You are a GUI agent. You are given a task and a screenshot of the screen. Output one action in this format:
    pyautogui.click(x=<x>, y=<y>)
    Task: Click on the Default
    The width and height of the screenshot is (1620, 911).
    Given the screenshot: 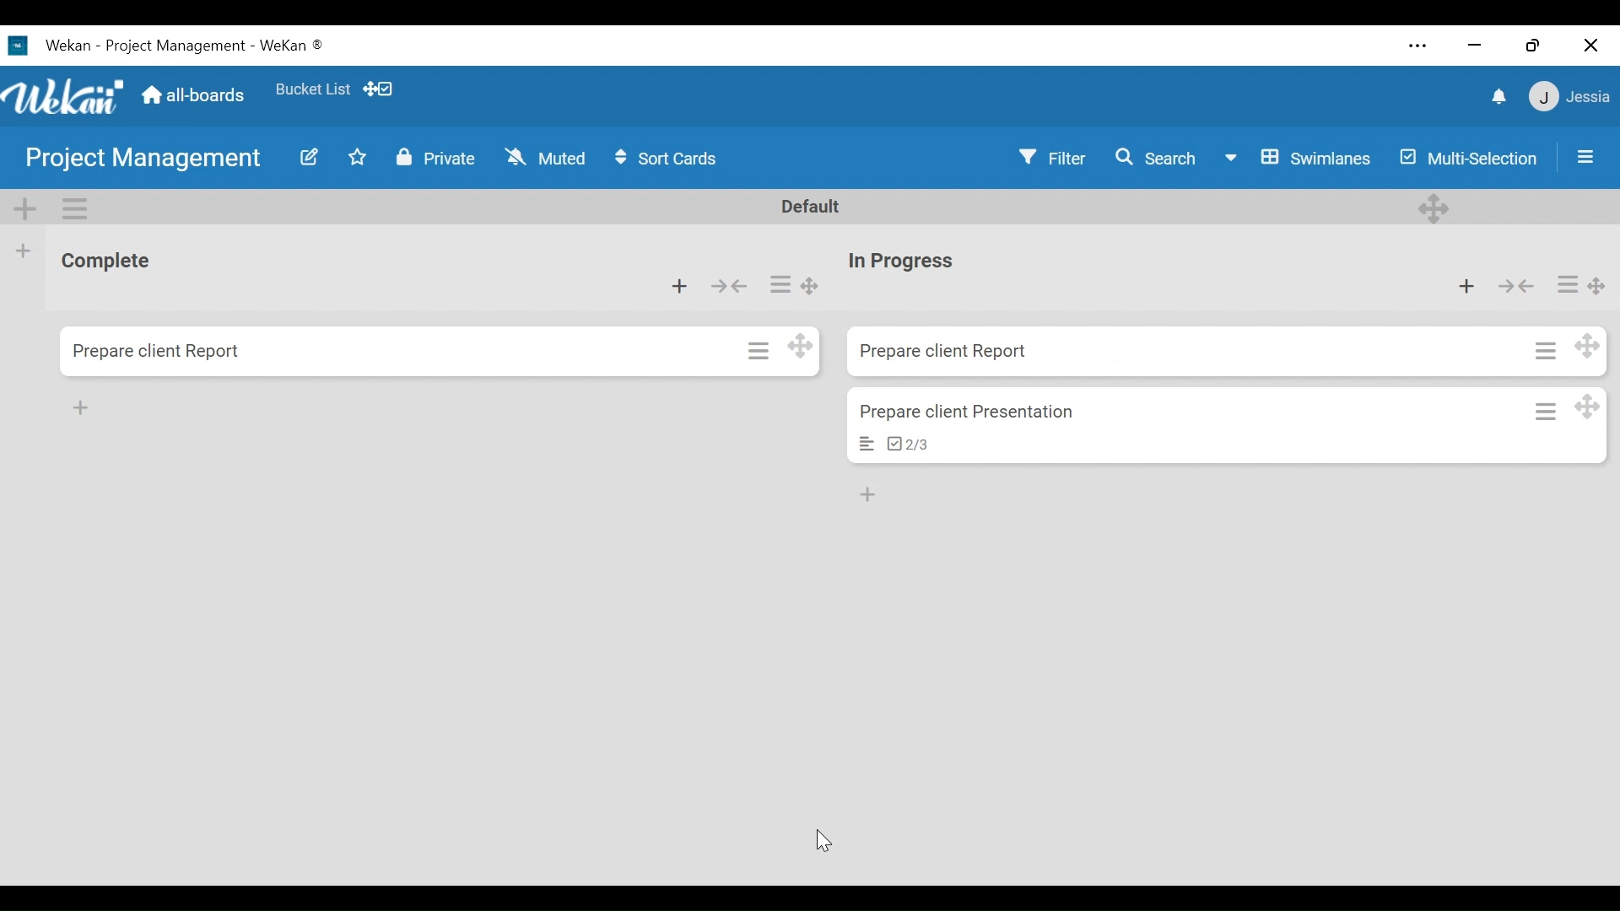 What is the action you would take?
    pyautogui.click(x=813, y=206)
    